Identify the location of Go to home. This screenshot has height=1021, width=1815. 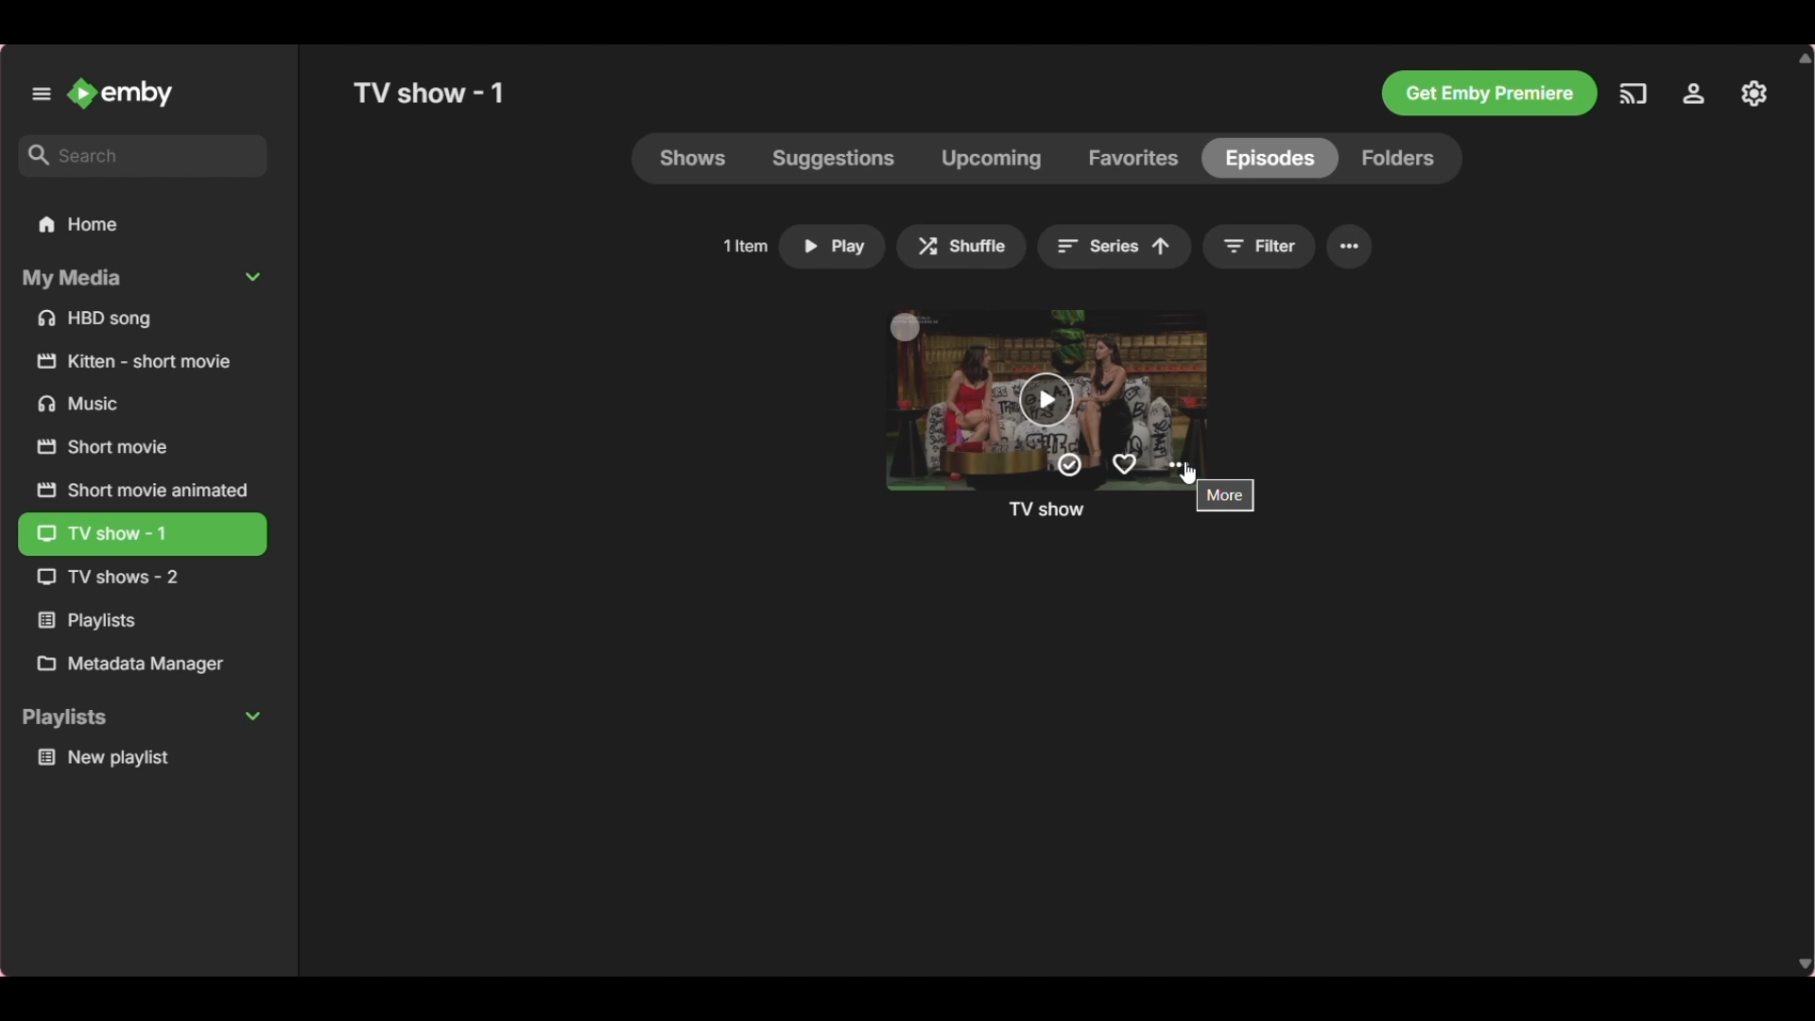
(122, 93).